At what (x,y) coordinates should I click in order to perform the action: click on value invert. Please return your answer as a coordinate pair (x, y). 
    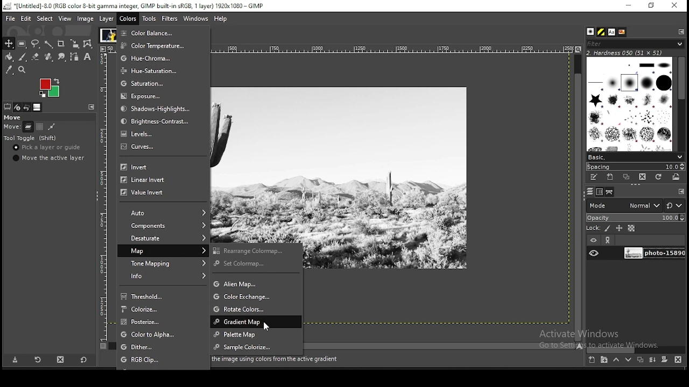
    Looking at the image, I should click on (158, 194).